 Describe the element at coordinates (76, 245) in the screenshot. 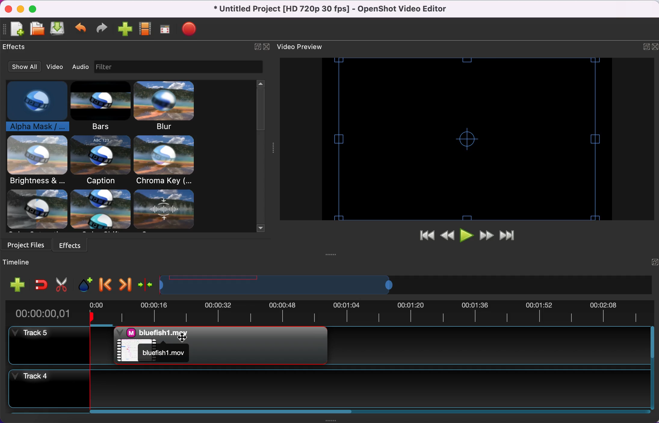

I see `effects` at that location.